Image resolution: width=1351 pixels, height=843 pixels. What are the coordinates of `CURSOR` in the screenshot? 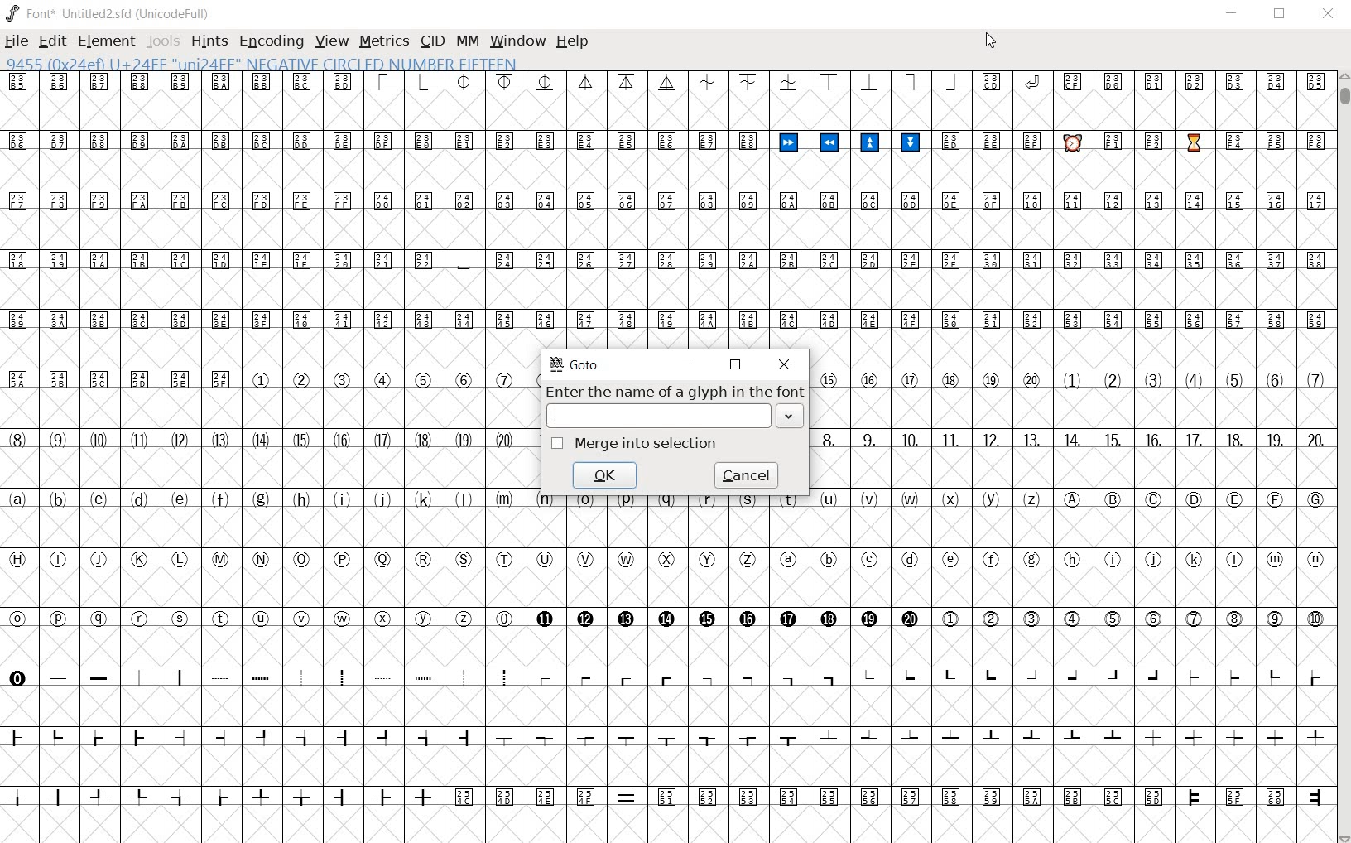 It's located at (989, 41).